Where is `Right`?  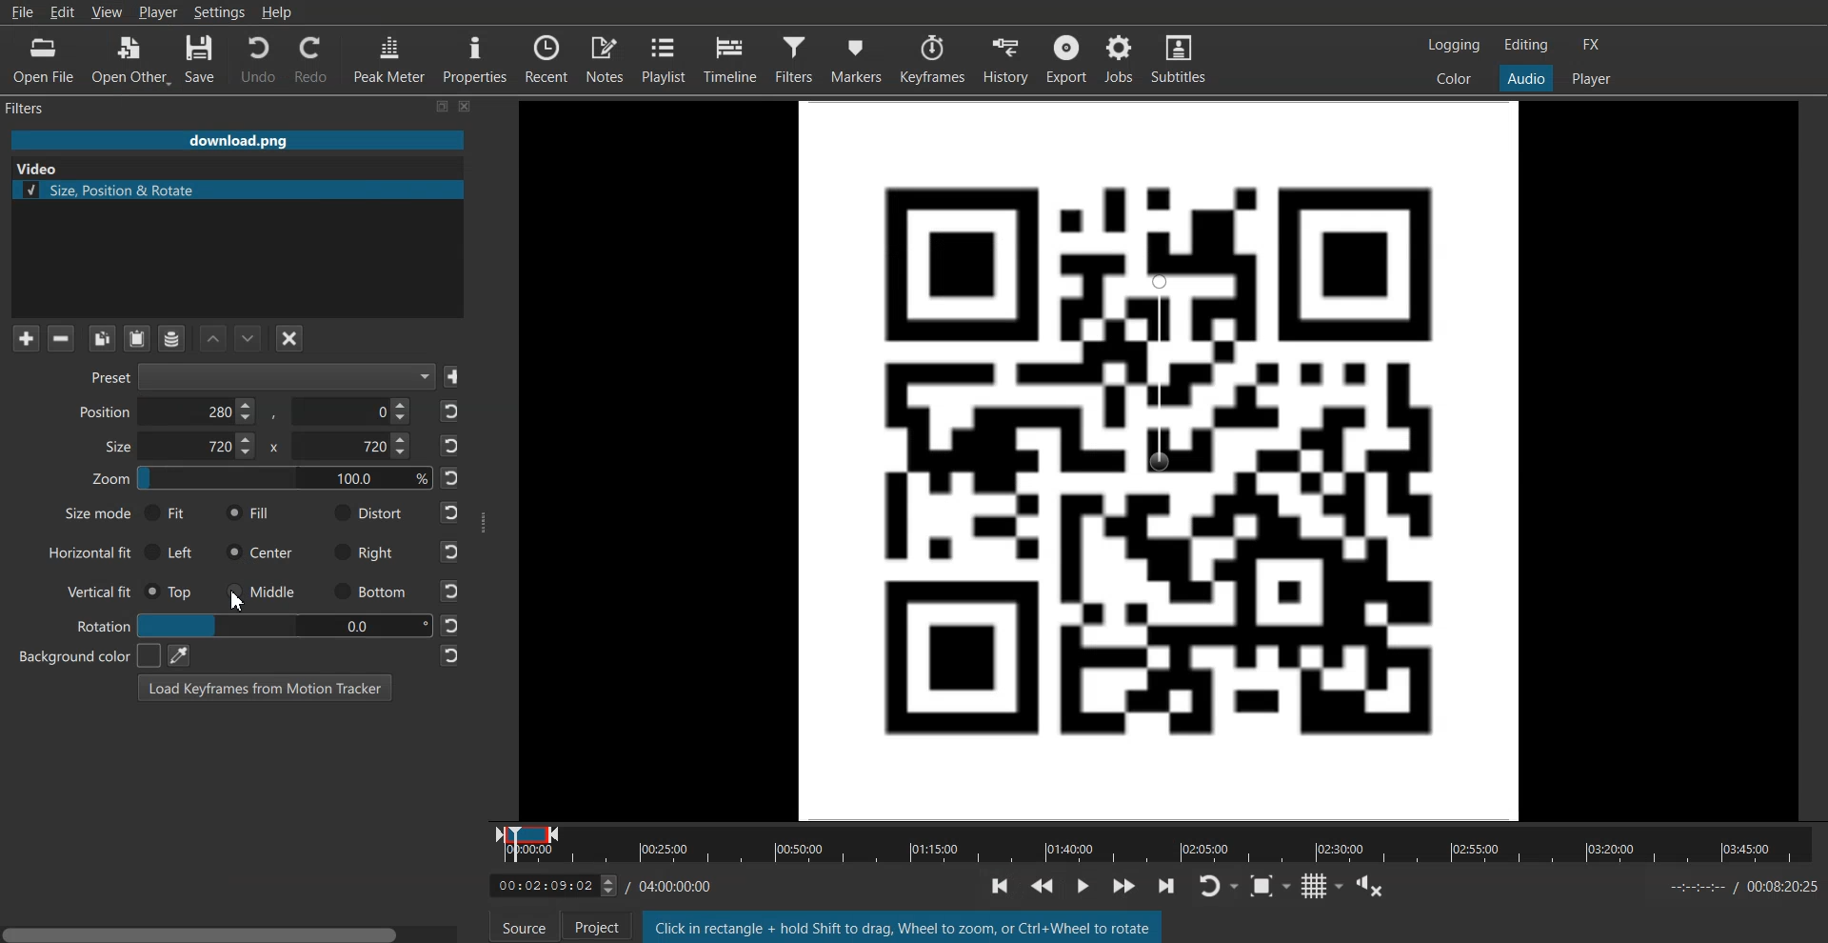 Right is located at coordinates (366, 552).